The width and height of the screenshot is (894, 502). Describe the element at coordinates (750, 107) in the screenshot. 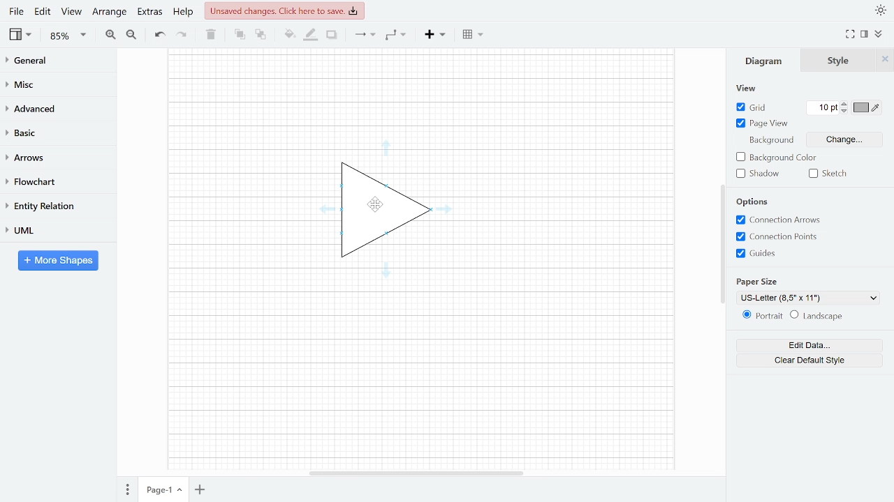

I see `Grid` at that location.